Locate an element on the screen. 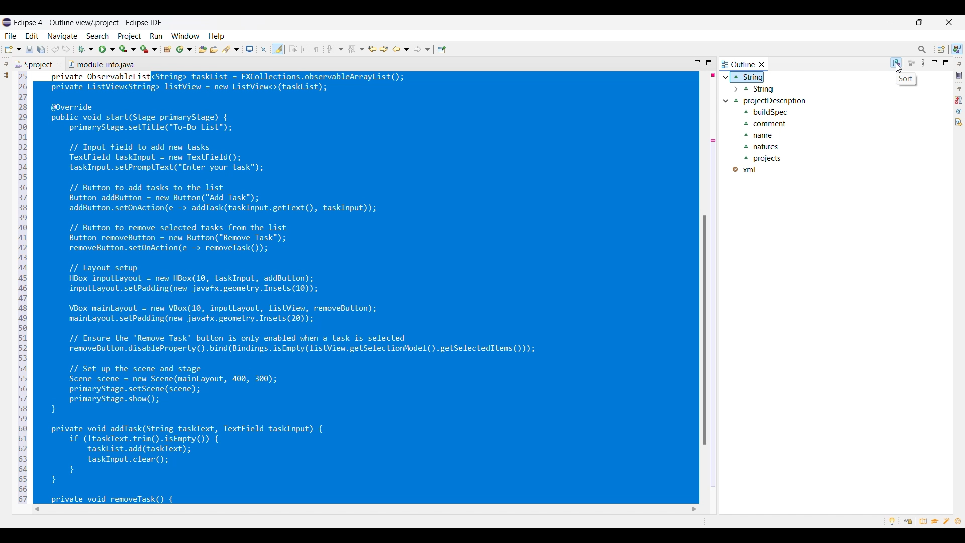 The image size is (965, 543). maximize is located at coordinates (708, 64).